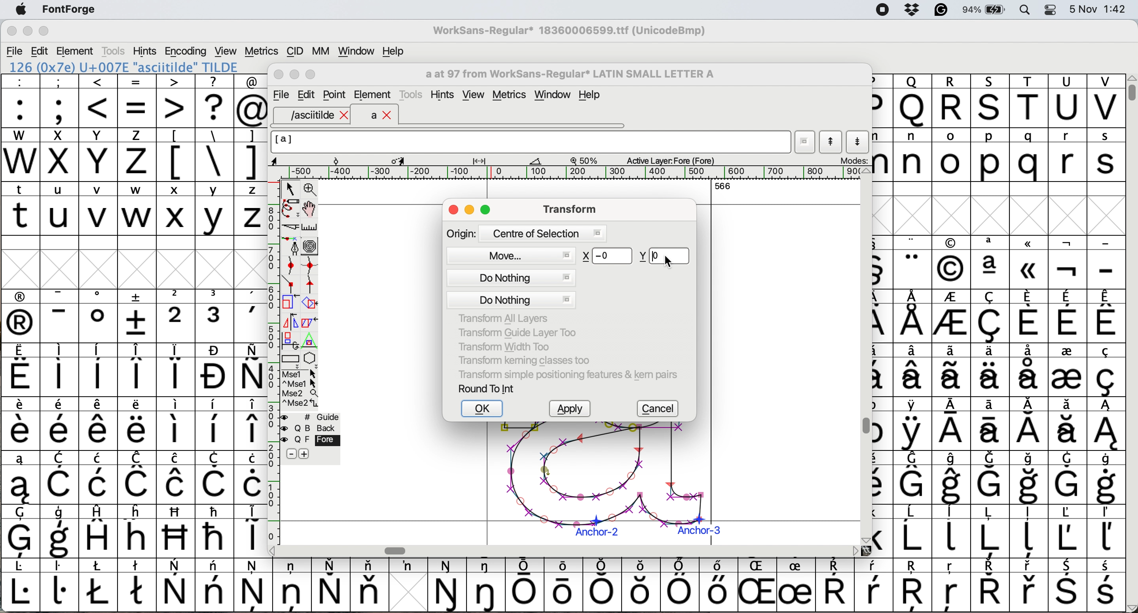 The image size is (1138, 613). What do you see at coordinates (524, 360) in the screenshot?
I see `transform kerning classes too` at bounding box center [524, 360].